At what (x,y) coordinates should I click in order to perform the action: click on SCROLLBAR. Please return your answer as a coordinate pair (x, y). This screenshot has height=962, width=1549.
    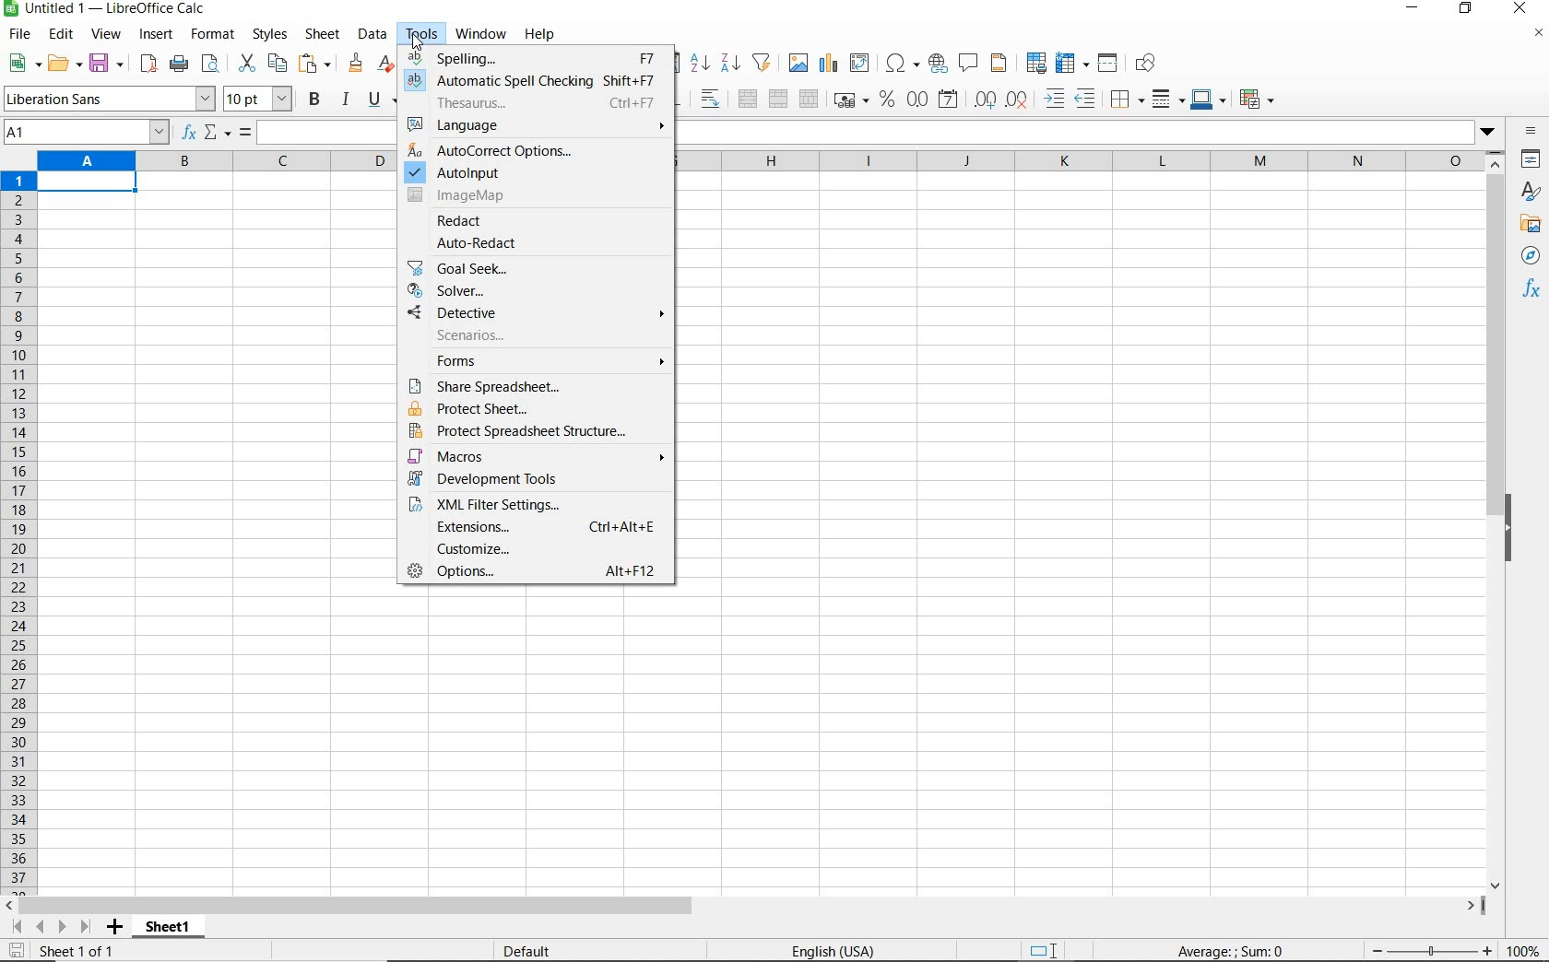
    Looking at the image, I should click on (746, 905).